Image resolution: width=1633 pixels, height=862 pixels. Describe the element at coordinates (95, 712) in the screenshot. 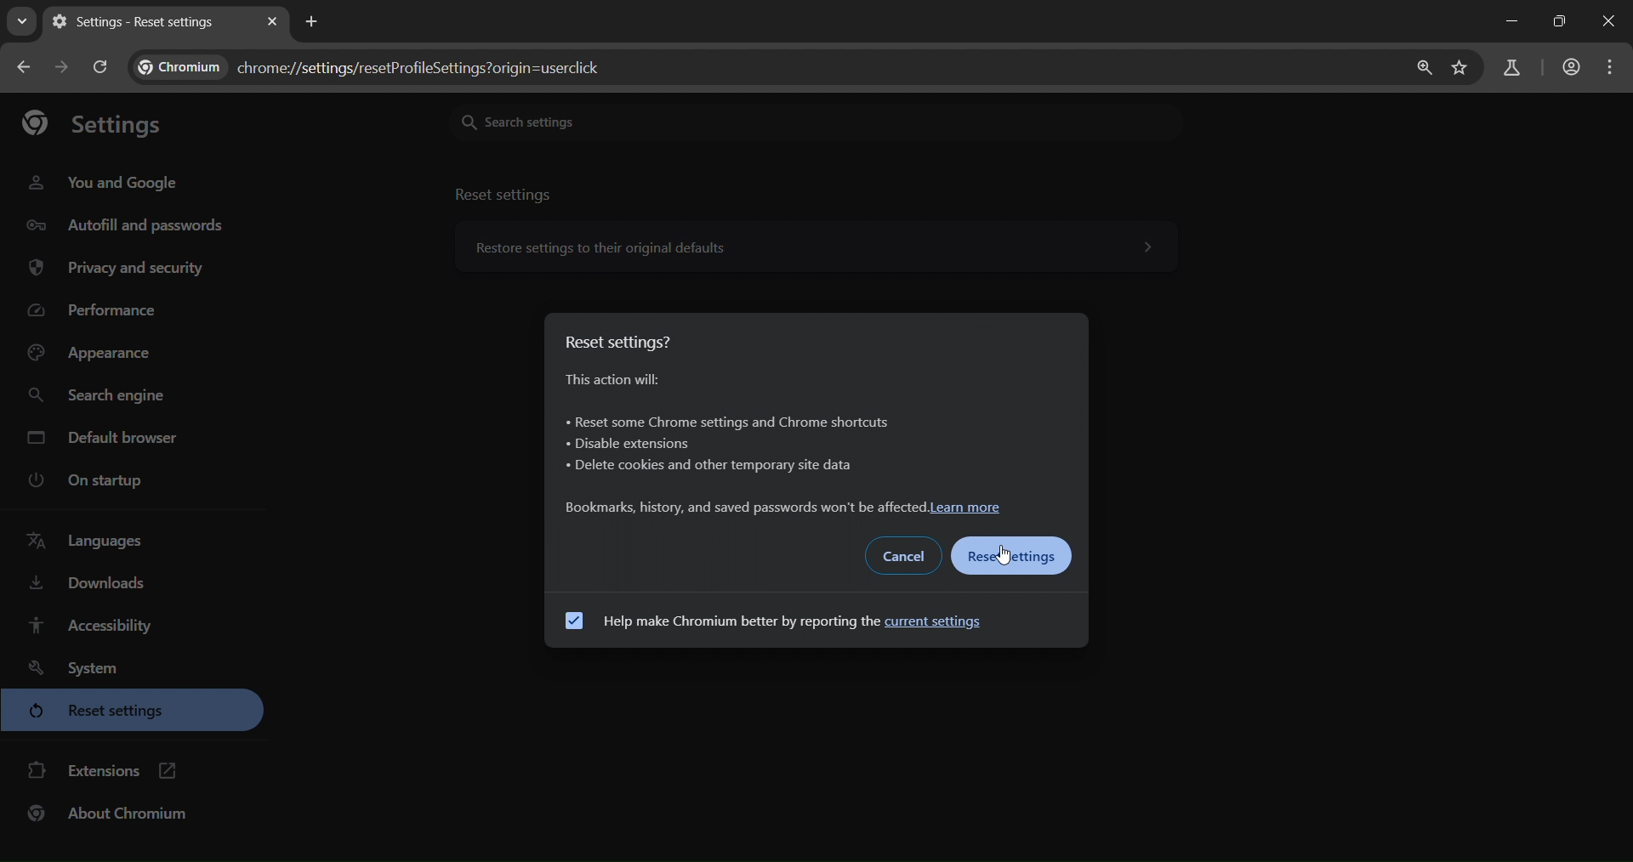

I see `reset settings` at that location.